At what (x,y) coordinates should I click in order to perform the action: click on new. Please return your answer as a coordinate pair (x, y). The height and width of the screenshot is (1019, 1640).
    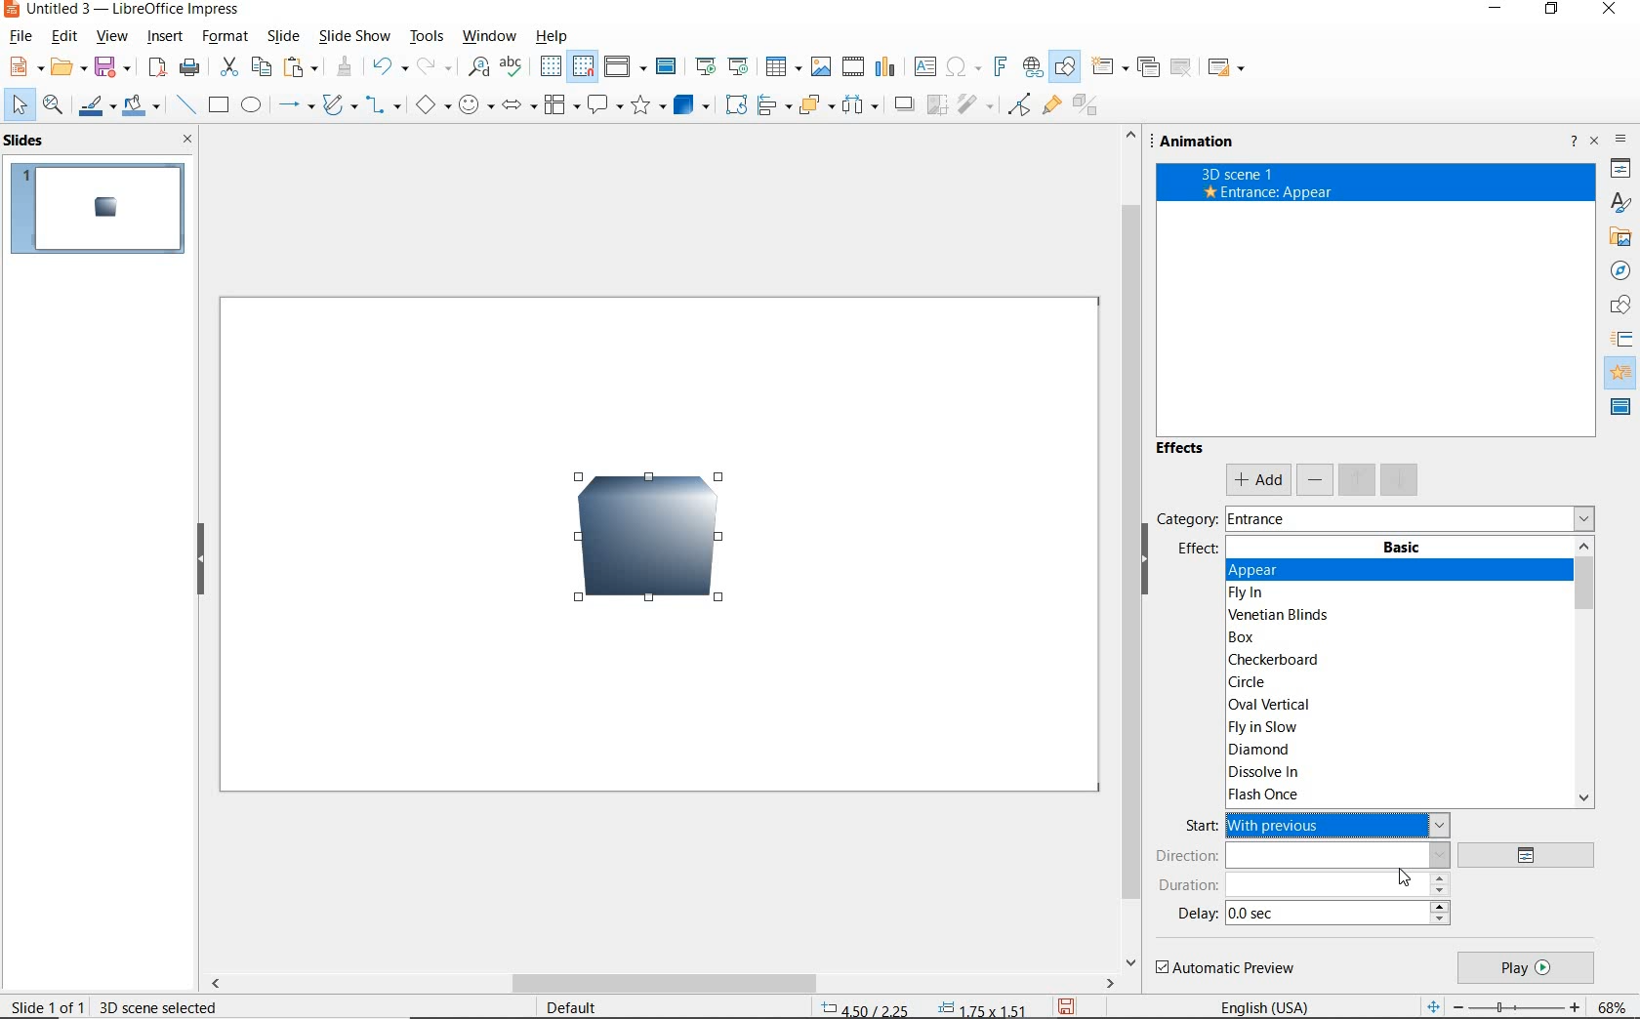
    Looking at the image, I should click on (26, 66).